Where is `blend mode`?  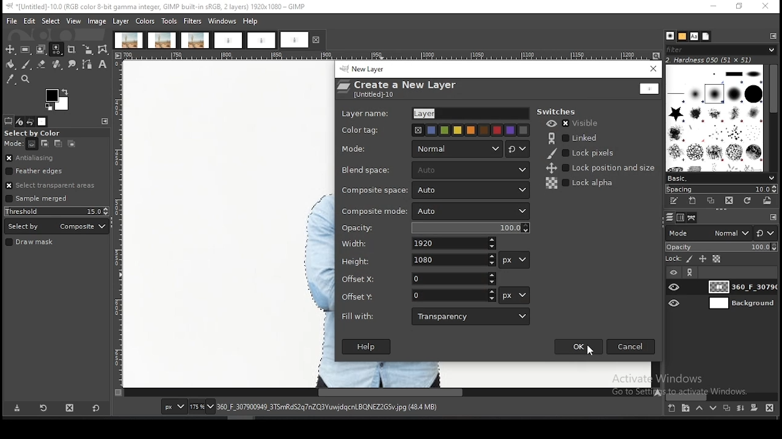
blend mode is located at coordinates (708, 233).